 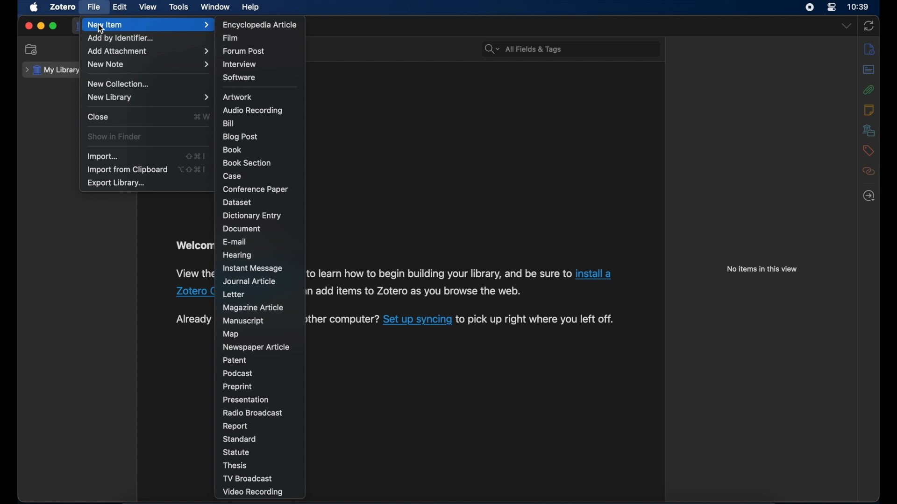 What do you see at coordinates (148, 97) in the screenshot?
I see `new library` at bounding box center [148, 97].